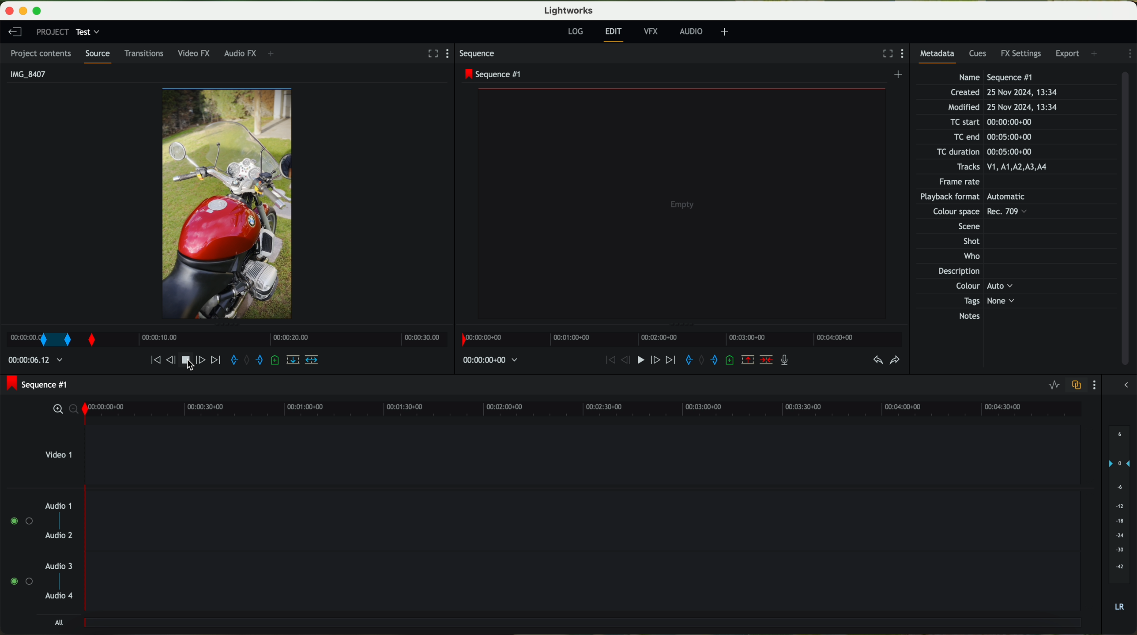 Image resolution: width=1137 pixels, height=635 pixels. What do you see at coordinates (451, 54) in the screenshot?
I see `show settings menu` at bounding box center [451, 54].